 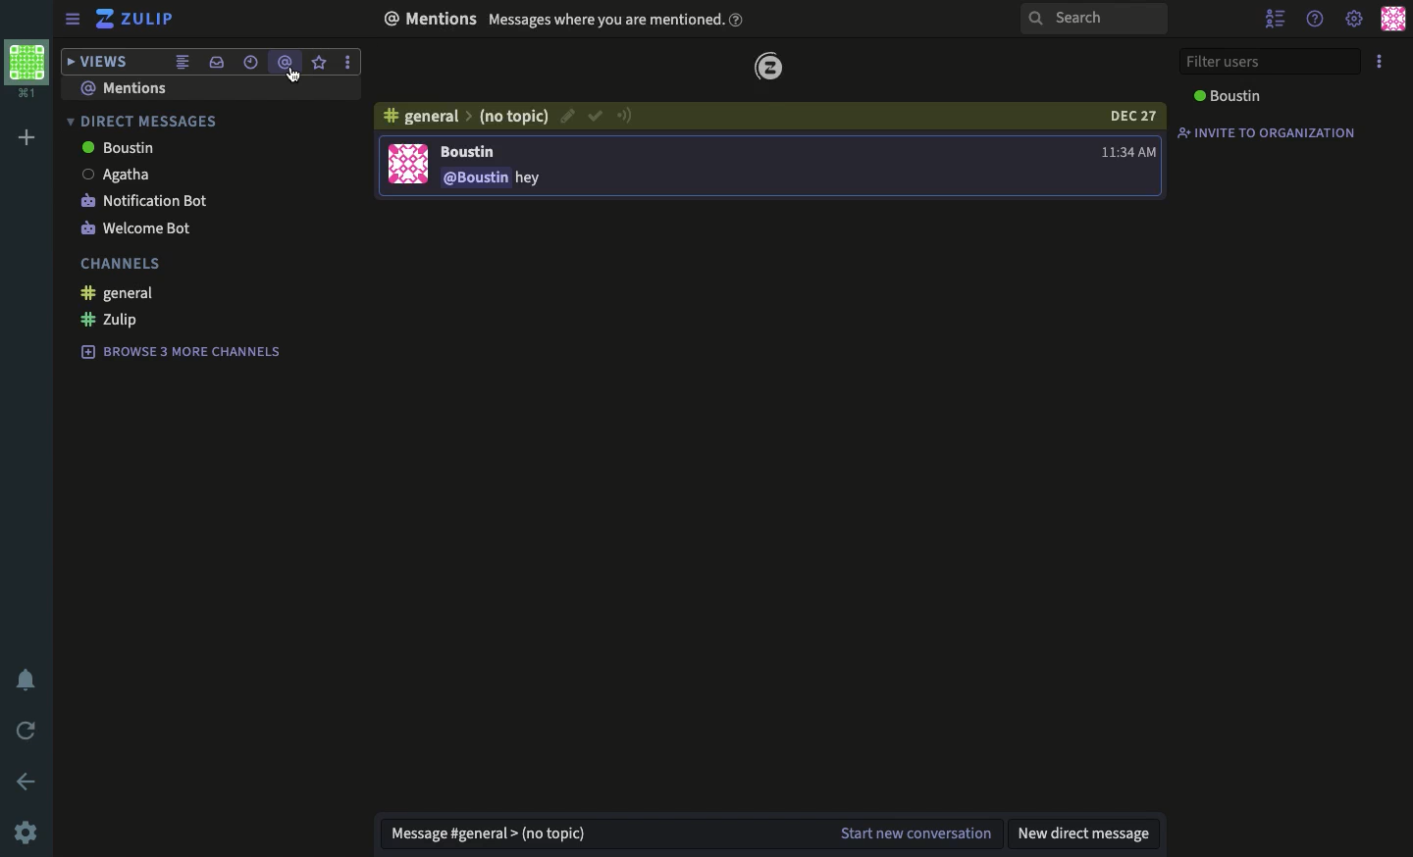 I want to click on message general, so click(x=491, y=835).